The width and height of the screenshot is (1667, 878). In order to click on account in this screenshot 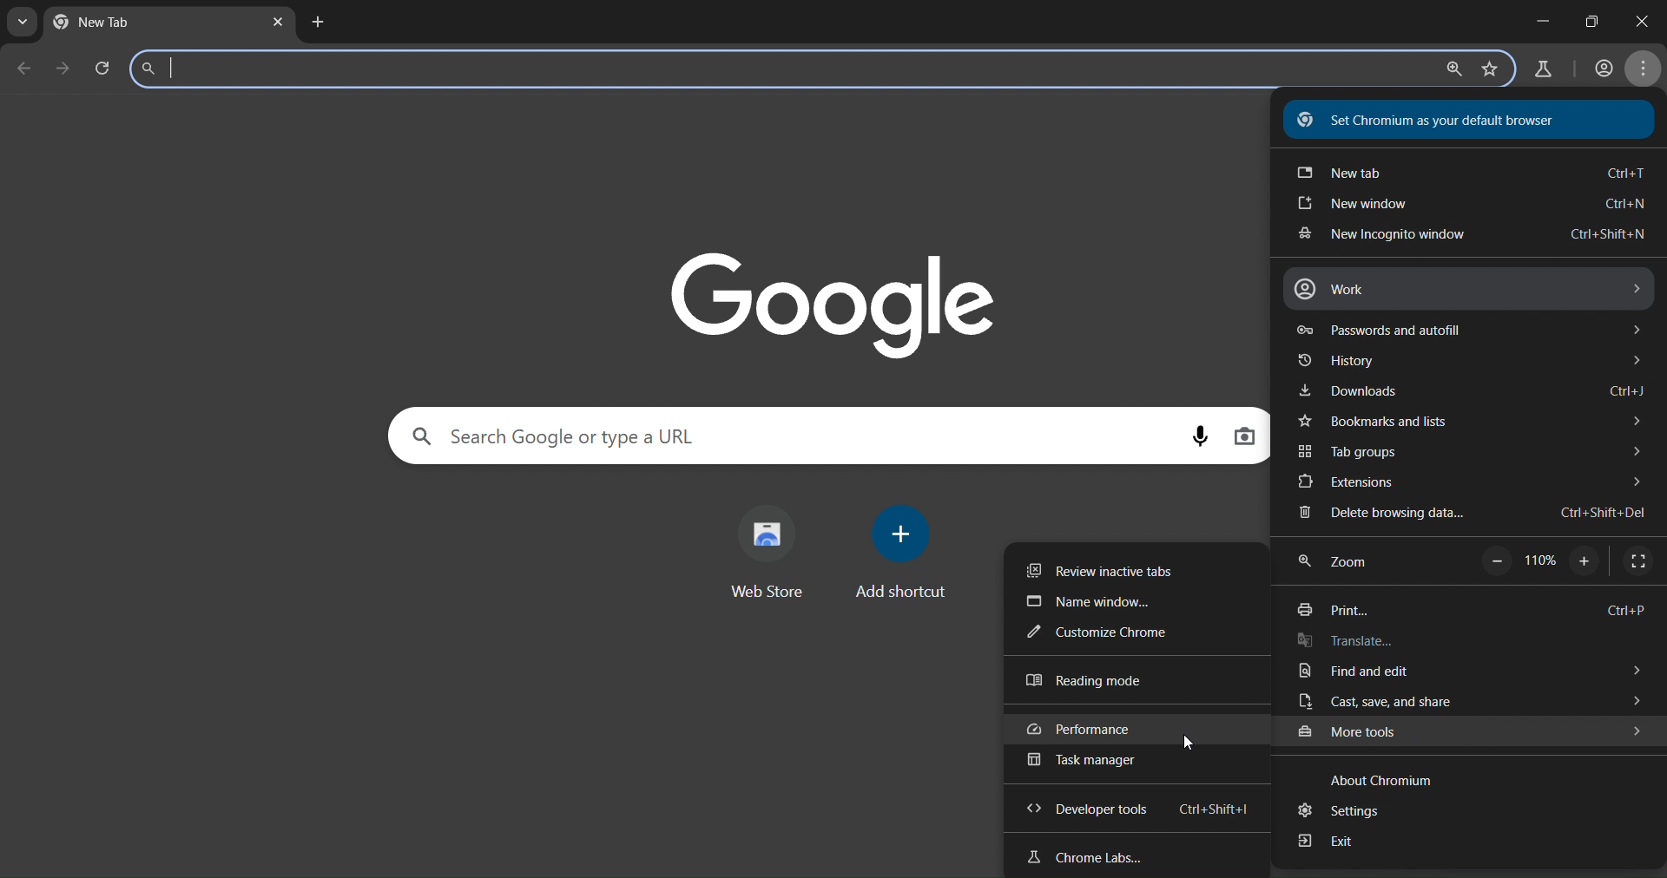, I will do `click(1601, 69)`.